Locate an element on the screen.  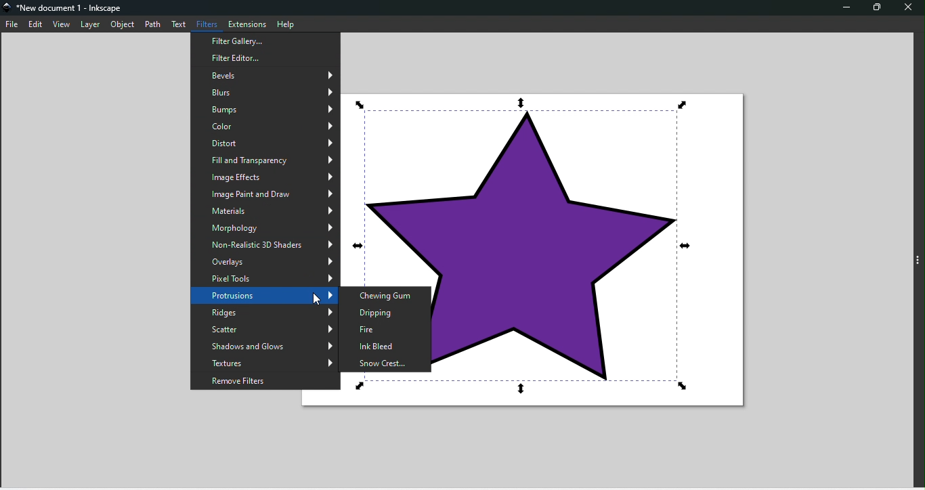
Blurs is located at coordinates (265, 91).